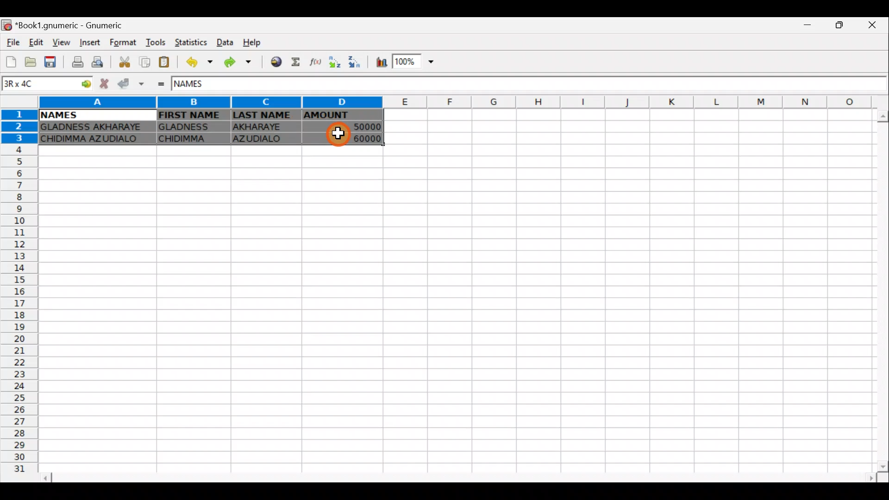 This screenshot has width=889, height=500. What do you see at coordinates (265, 128) in the screenshot?
I see `AKHARAYE` at bounding box center [265, 128].